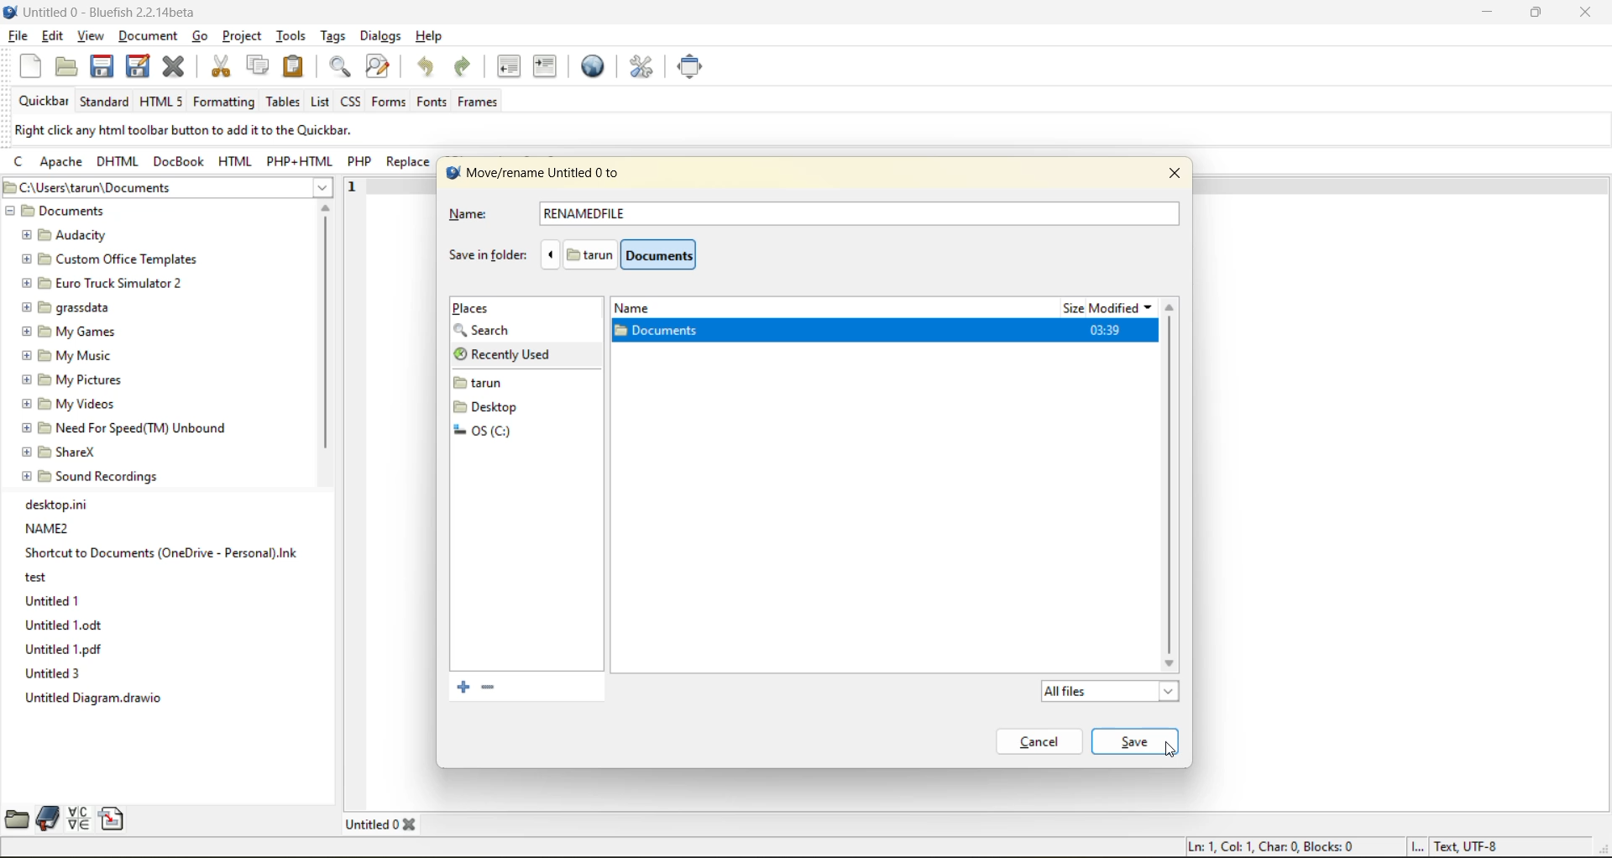  What do you see at coordinates (1541, 14) in the screenshot?
I see `maximize` at bounding box center [1541, 14].